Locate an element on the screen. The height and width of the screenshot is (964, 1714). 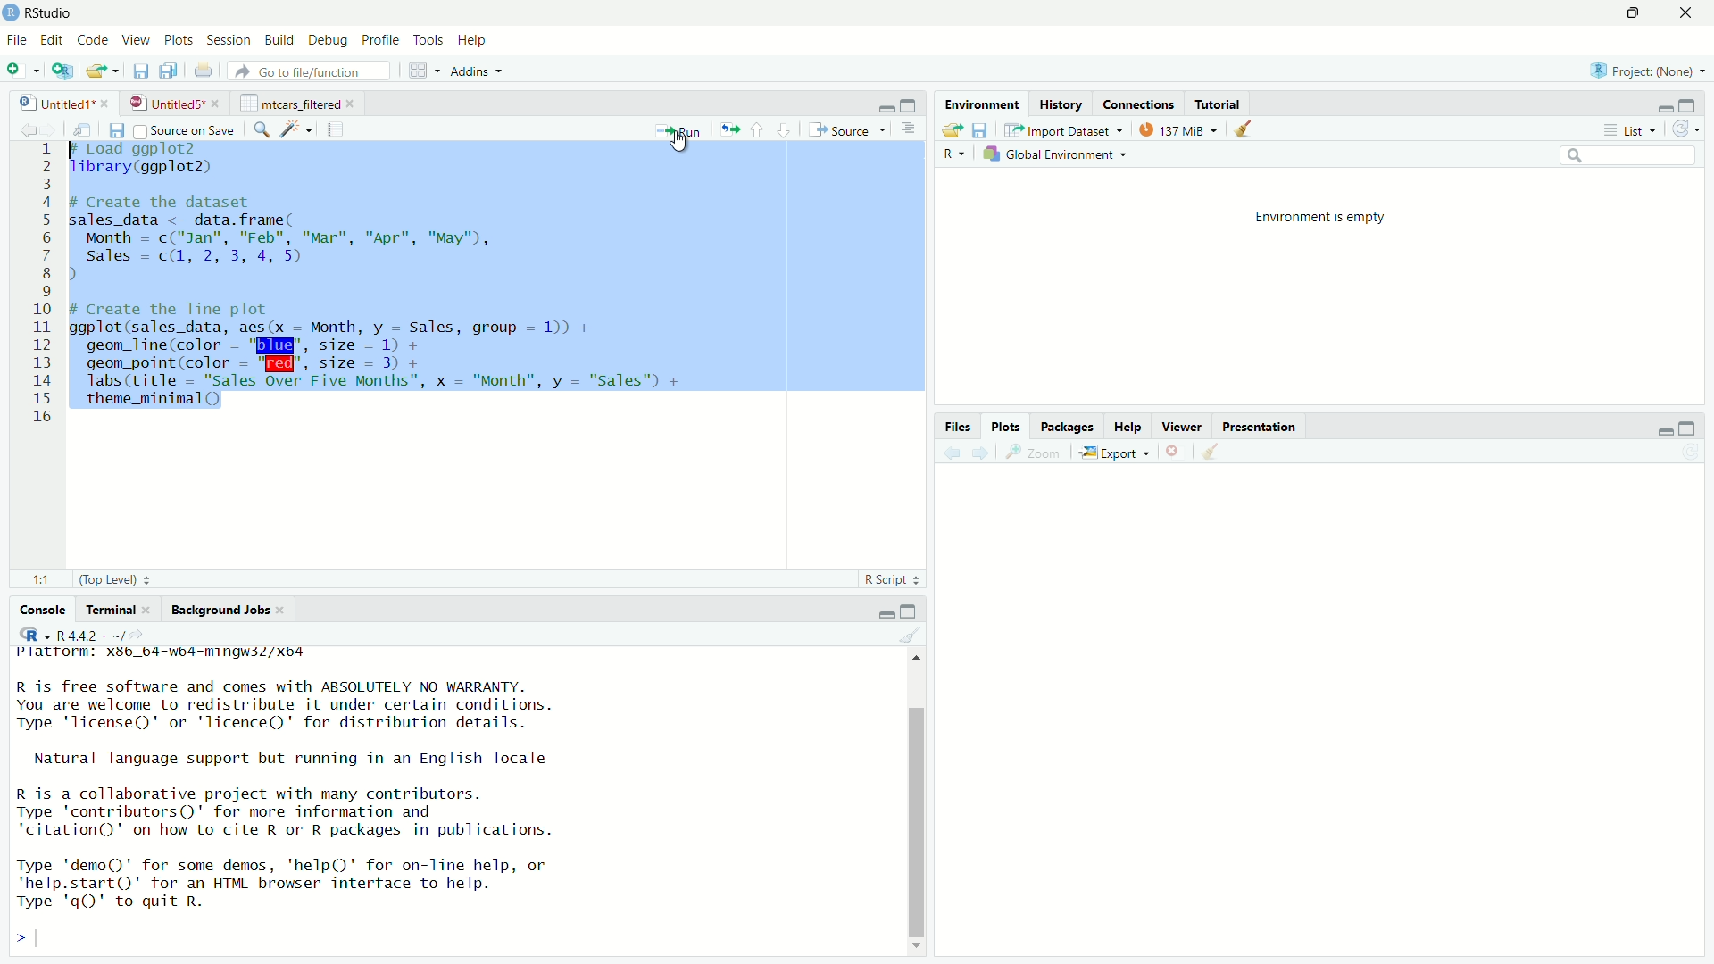
R Script is located at coordinates (886, 579).